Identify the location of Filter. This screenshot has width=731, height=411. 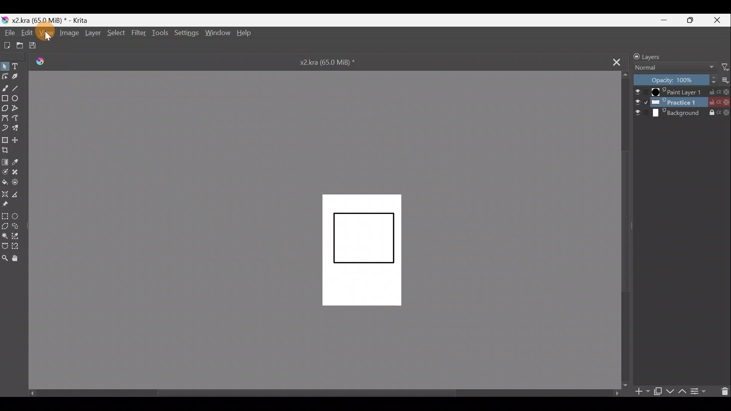
(726, 66).